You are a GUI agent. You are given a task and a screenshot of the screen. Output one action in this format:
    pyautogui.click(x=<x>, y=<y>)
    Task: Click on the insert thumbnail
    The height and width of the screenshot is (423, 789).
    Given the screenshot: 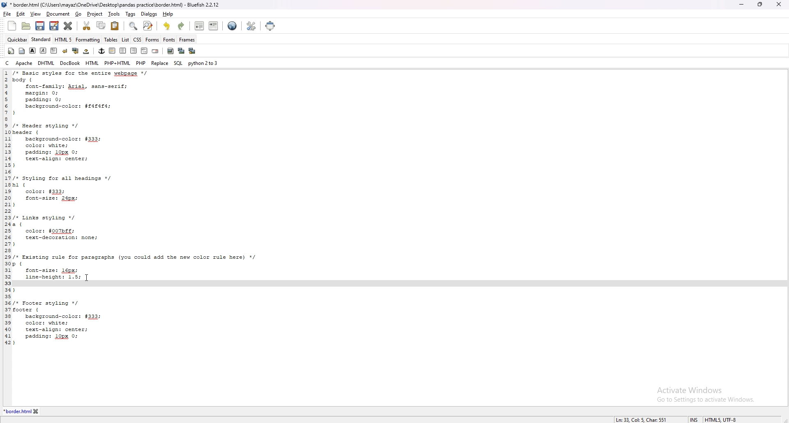 What is the action you would take?
    pyautogui.click(x=181, y=51)
    